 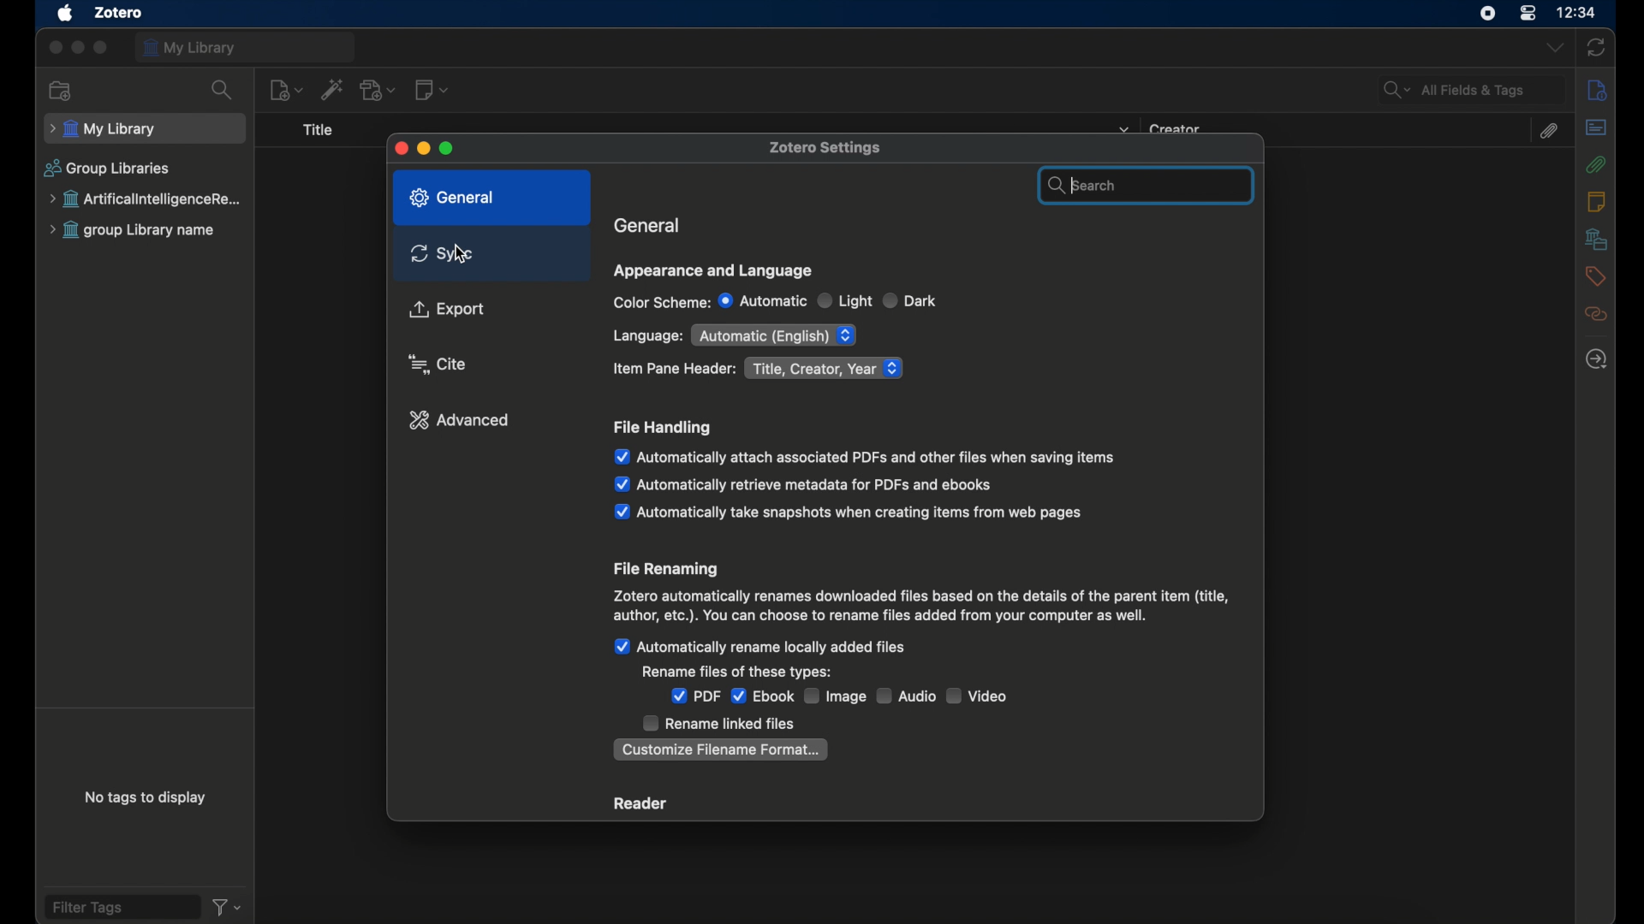 What do you see at coordinates (834, 696) in the screenshot?
I see `image checkbox` at bounding box center [834, 696].